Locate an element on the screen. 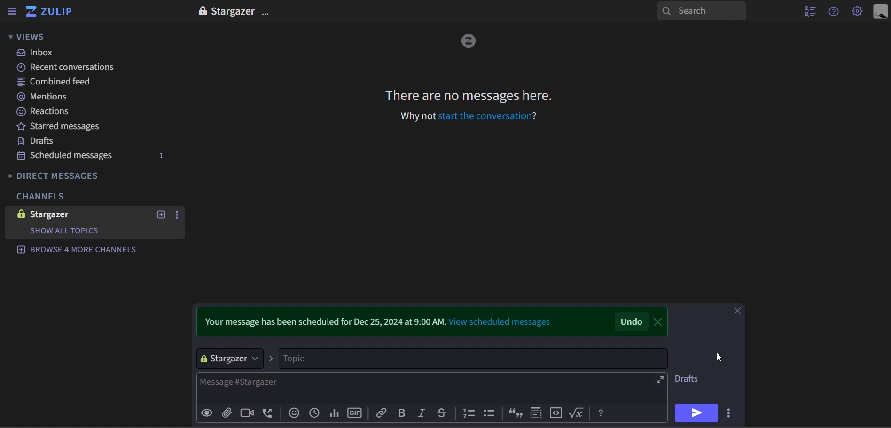  Settings is located at coordinates (857, 12).